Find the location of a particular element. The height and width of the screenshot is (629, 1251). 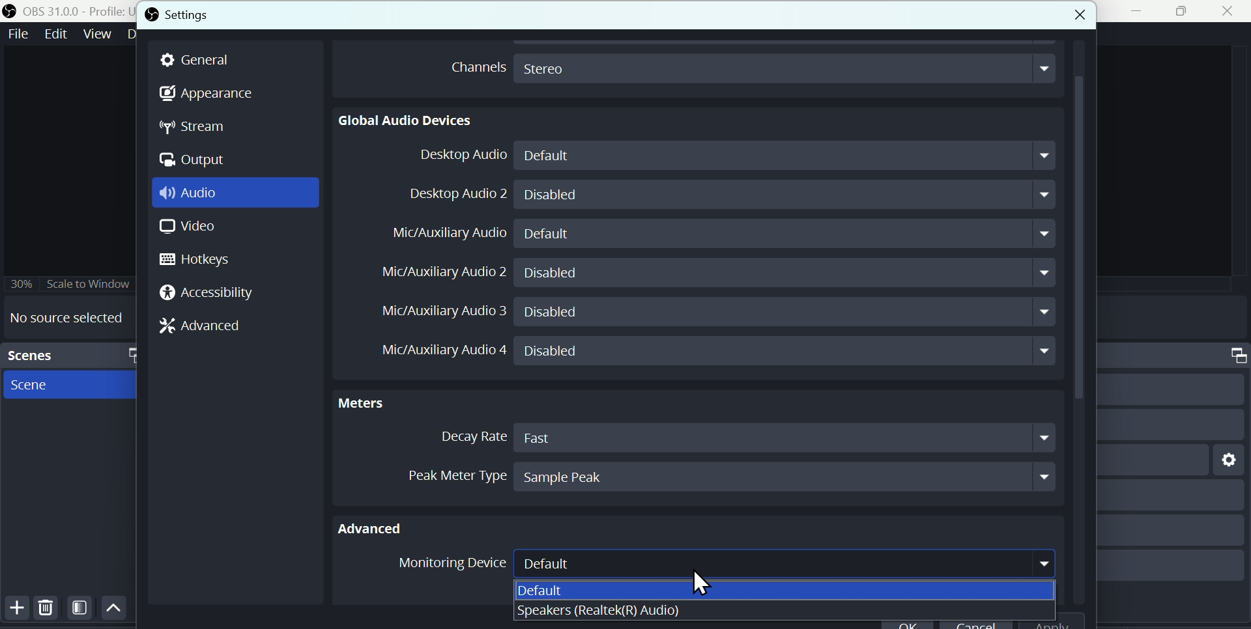

Views is located at coordinates (98, 33).